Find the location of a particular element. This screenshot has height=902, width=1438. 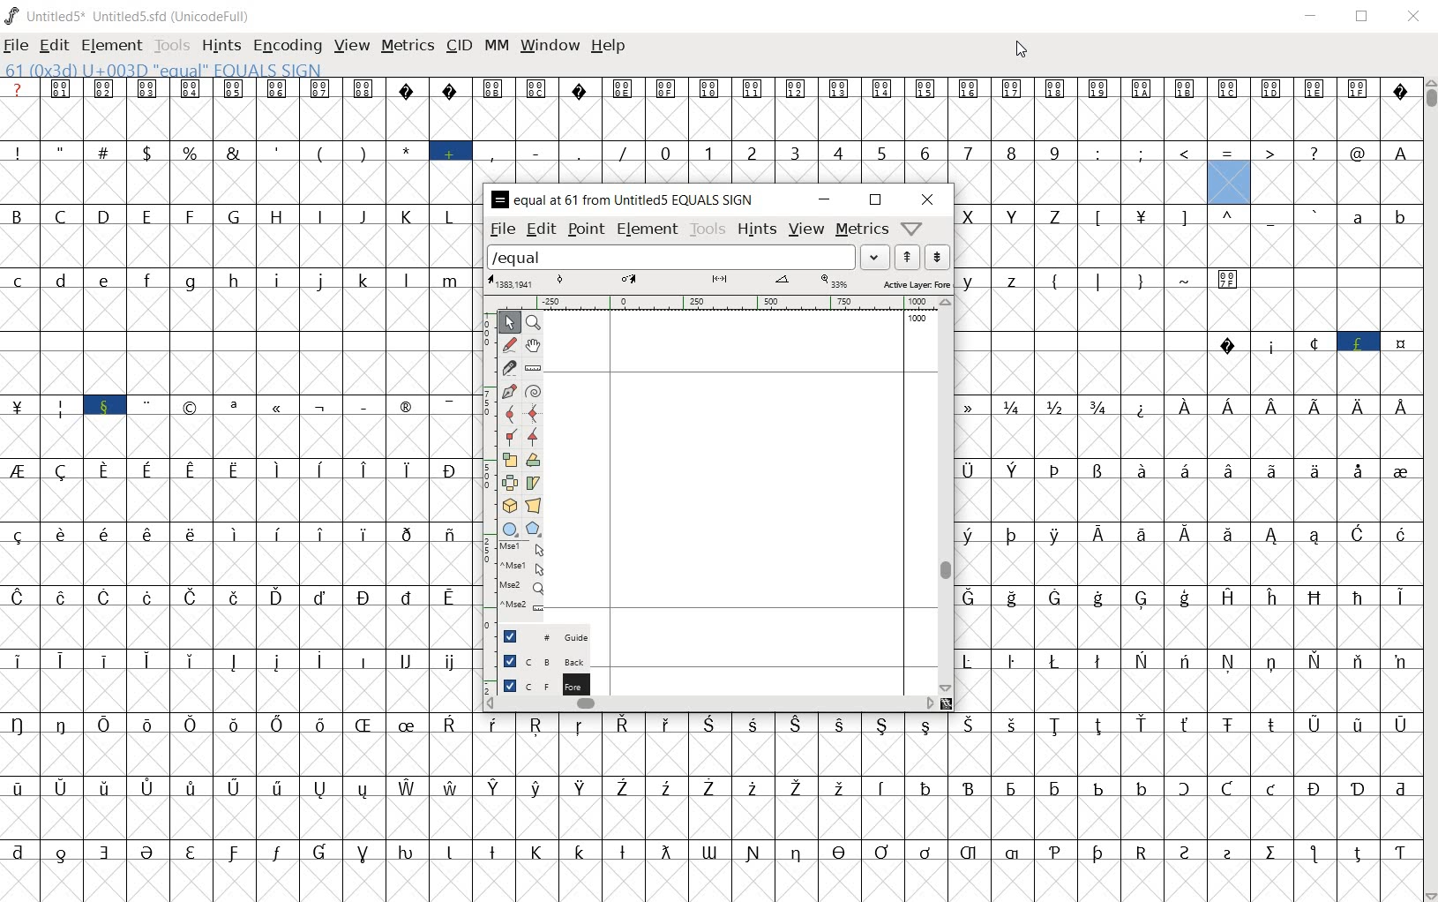

EQUAL AT 61 FROM UNTITLED5 EQUAL SIGN is located at coordinates (624, 199).